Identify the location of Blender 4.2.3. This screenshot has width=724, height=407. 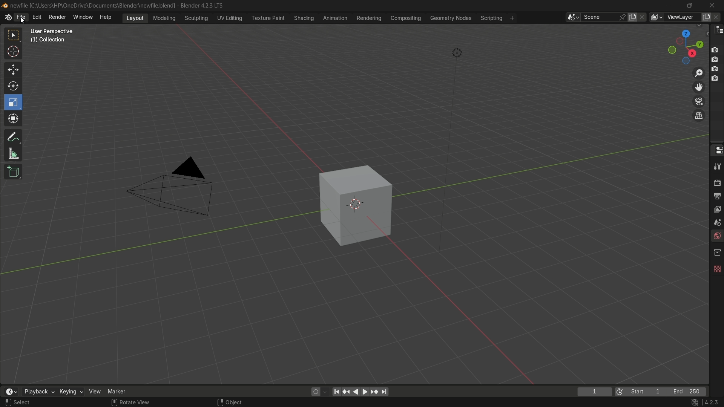
(200, 5).